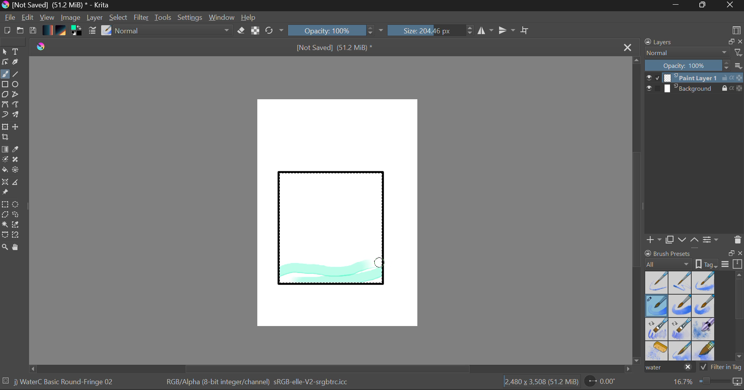  Describe the element at coordinates (142, 19) in the screenshot. I see `Filter` at that location.